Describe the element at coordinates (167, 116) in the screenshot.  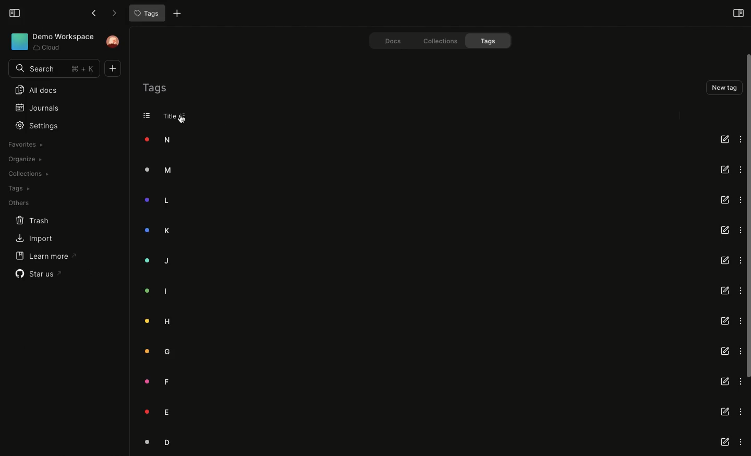
I see `Title` at that location.